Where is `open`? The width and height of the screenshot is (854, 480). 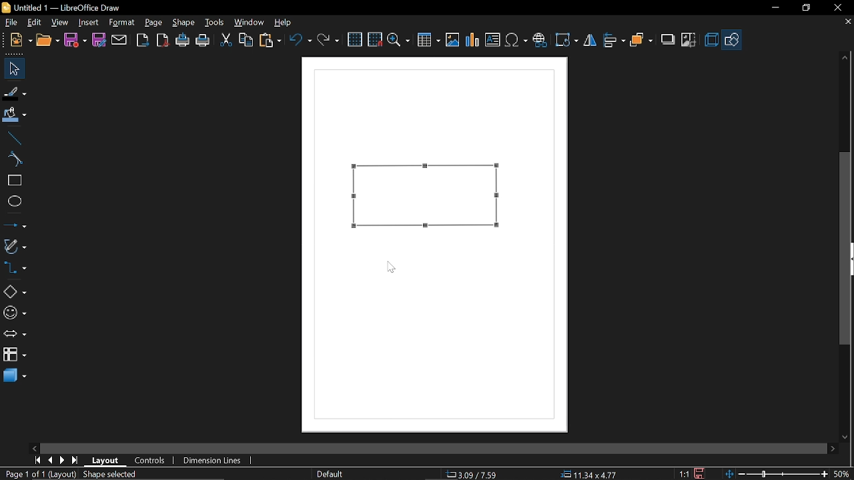
open is located at coordinates (48, 39).